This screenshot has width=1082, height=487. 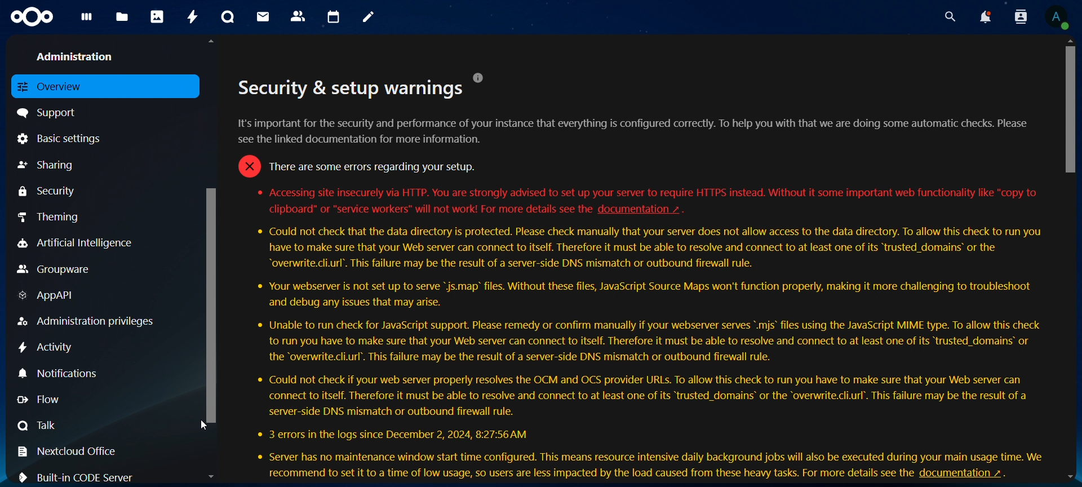 What do you see at coordinates (87, 20) in the screenshot?
I see `dashboard` at bounding box center [87, 20].